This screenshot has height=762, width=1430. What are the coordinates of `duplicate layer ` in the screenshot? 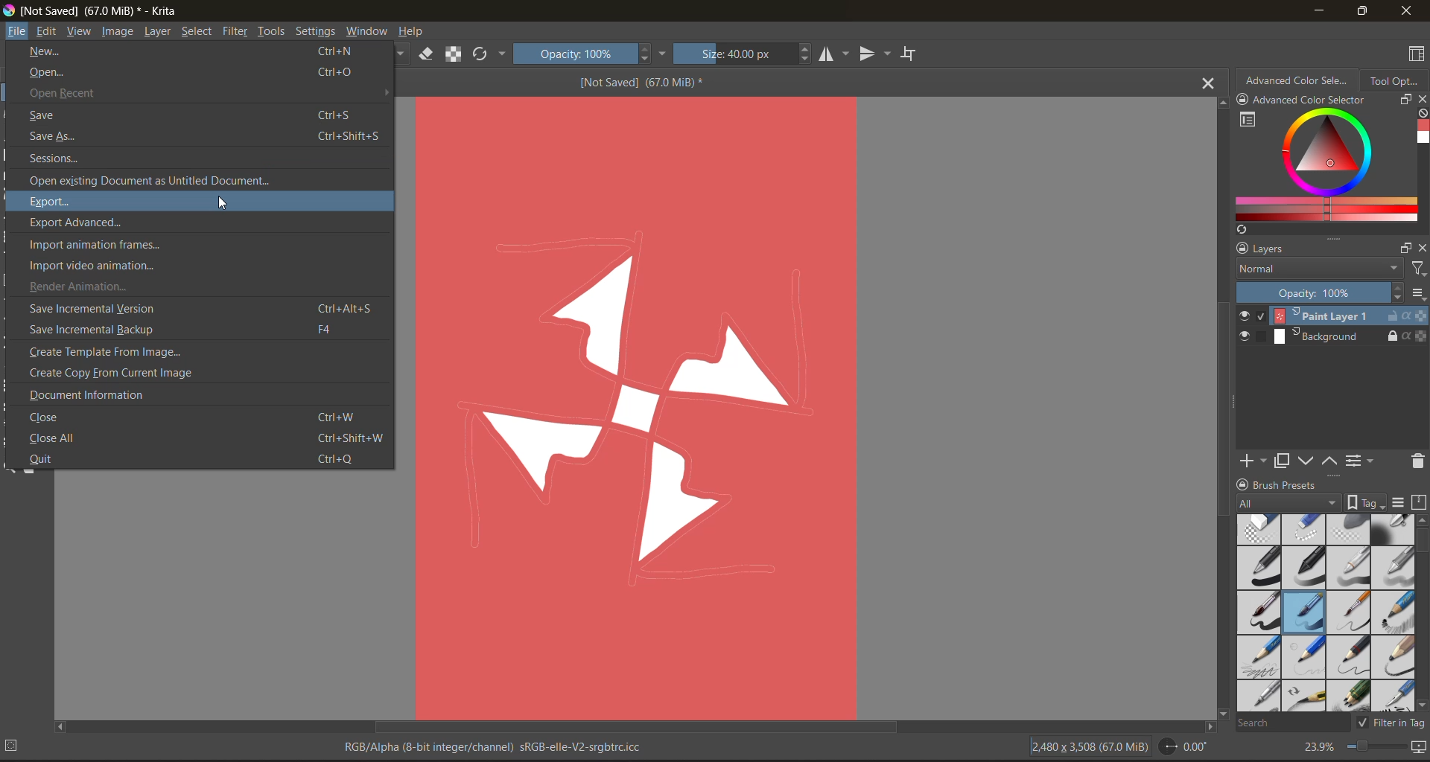 It's located at (1289, 463).